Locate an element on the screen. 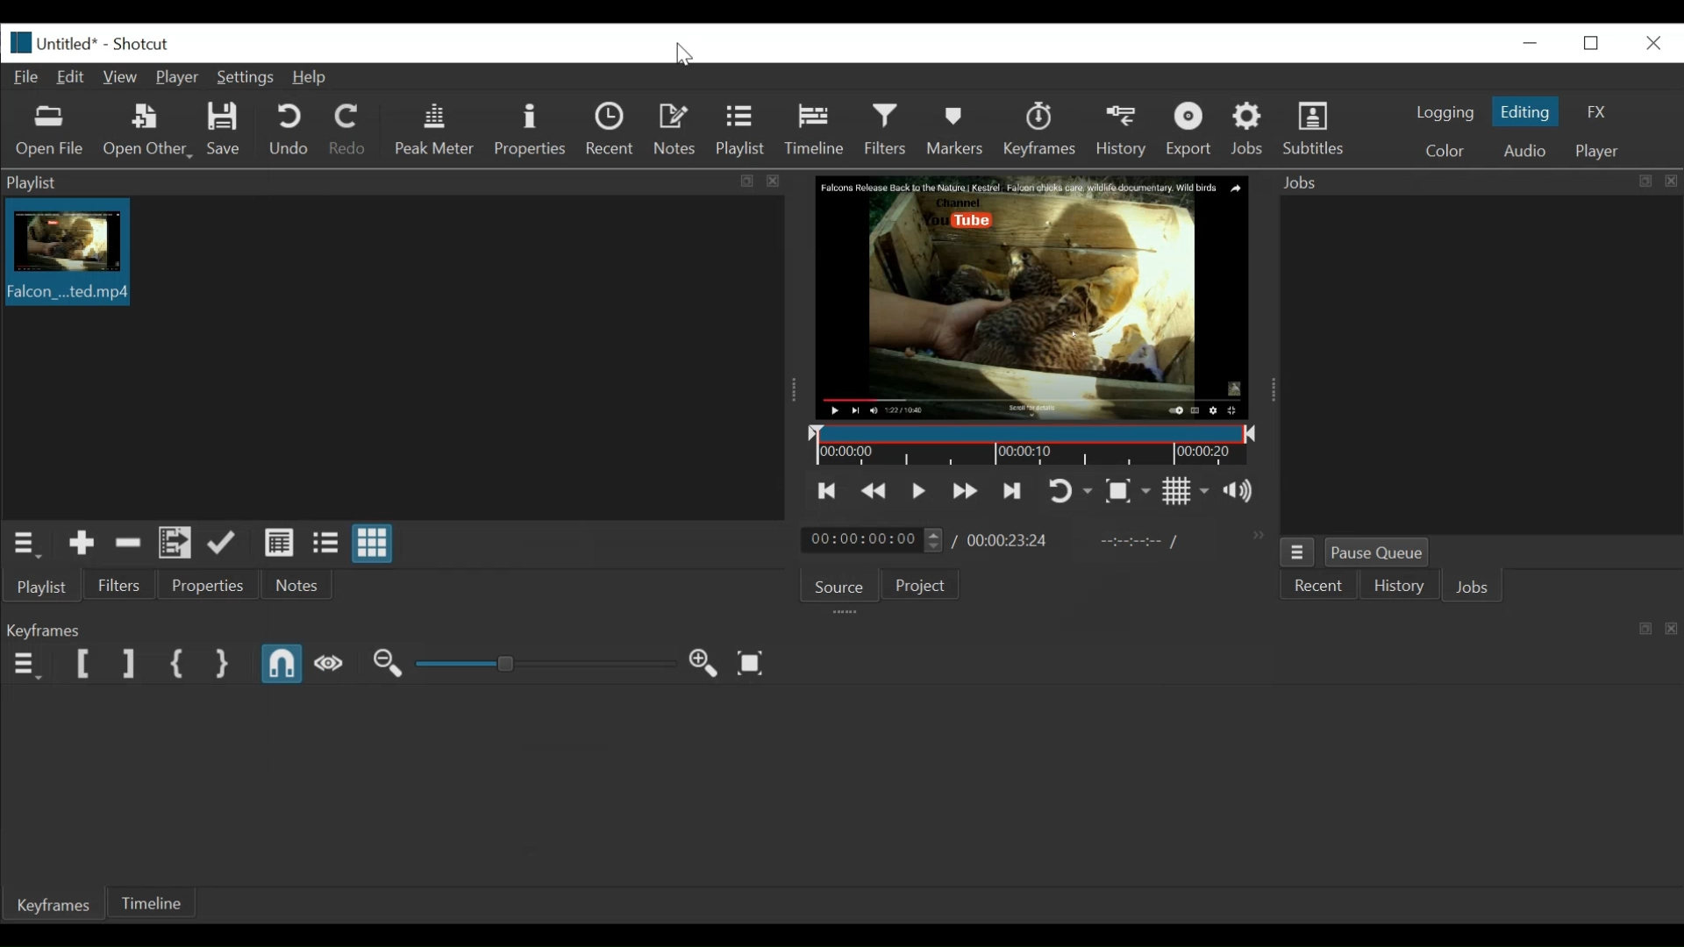 Image resolution: width=1684 pixels, height=947 pixels. Jobs Panel is located at coordinates (1474, 182).